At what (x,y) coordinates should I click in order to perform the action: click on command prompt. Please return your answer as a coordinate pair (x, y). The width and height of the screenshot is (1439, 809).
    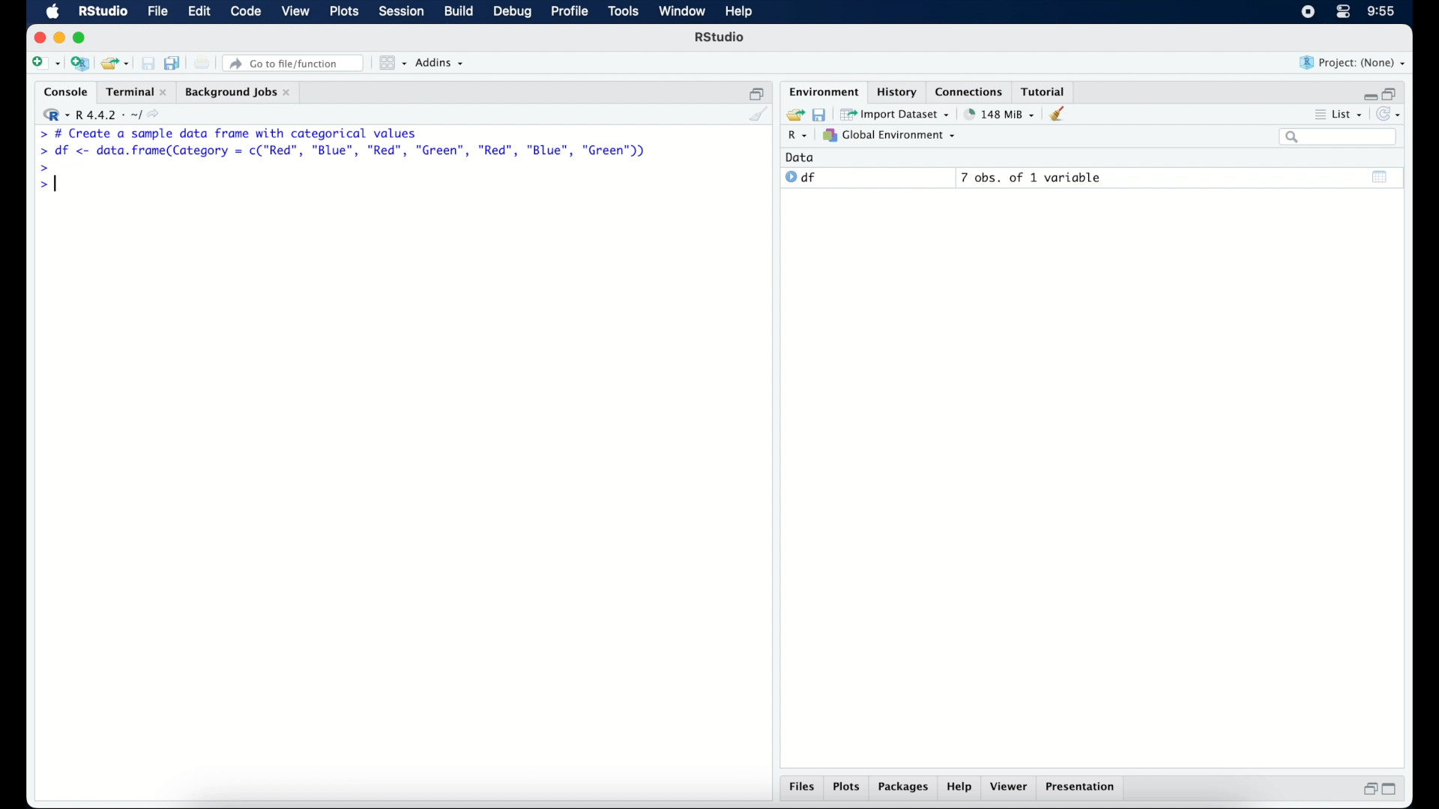
    Looking at the image, I should click on (37, 133).